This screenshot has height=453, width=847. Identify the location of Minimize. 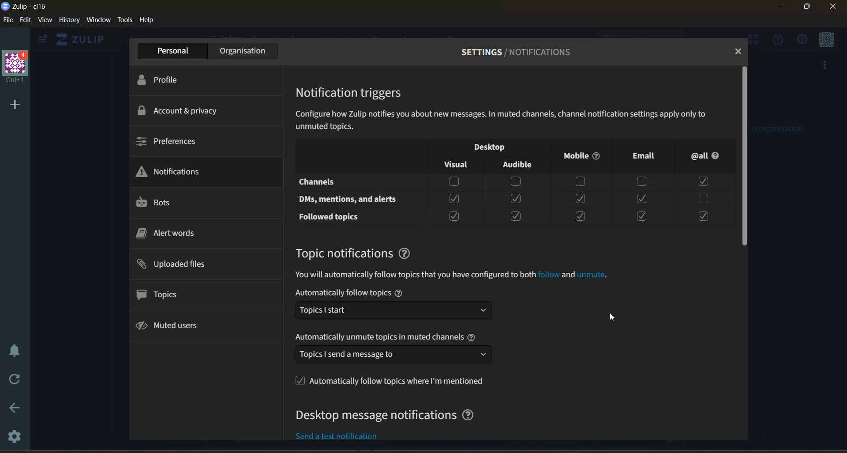
(782, 8).